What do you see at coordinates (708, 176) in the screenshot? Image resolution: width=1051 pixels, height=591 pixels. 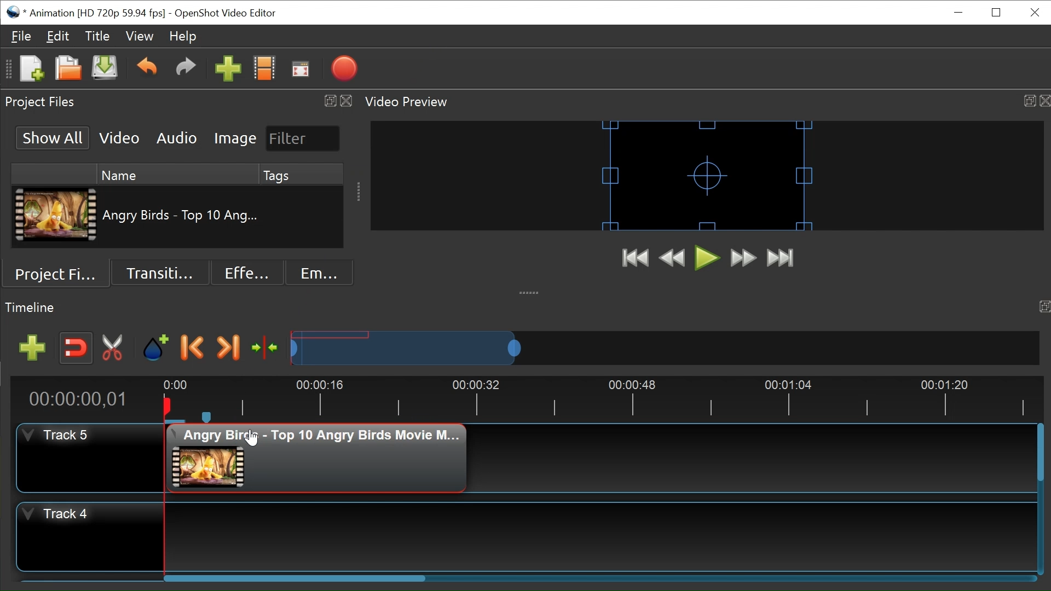 I see `Preview Window` at bounding box center [708, 176].